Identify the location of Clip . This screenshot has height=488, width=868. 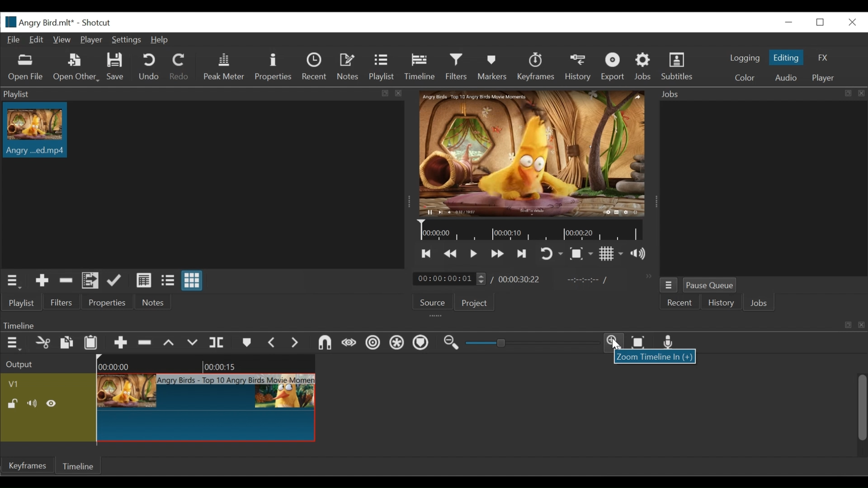
(39, 132).